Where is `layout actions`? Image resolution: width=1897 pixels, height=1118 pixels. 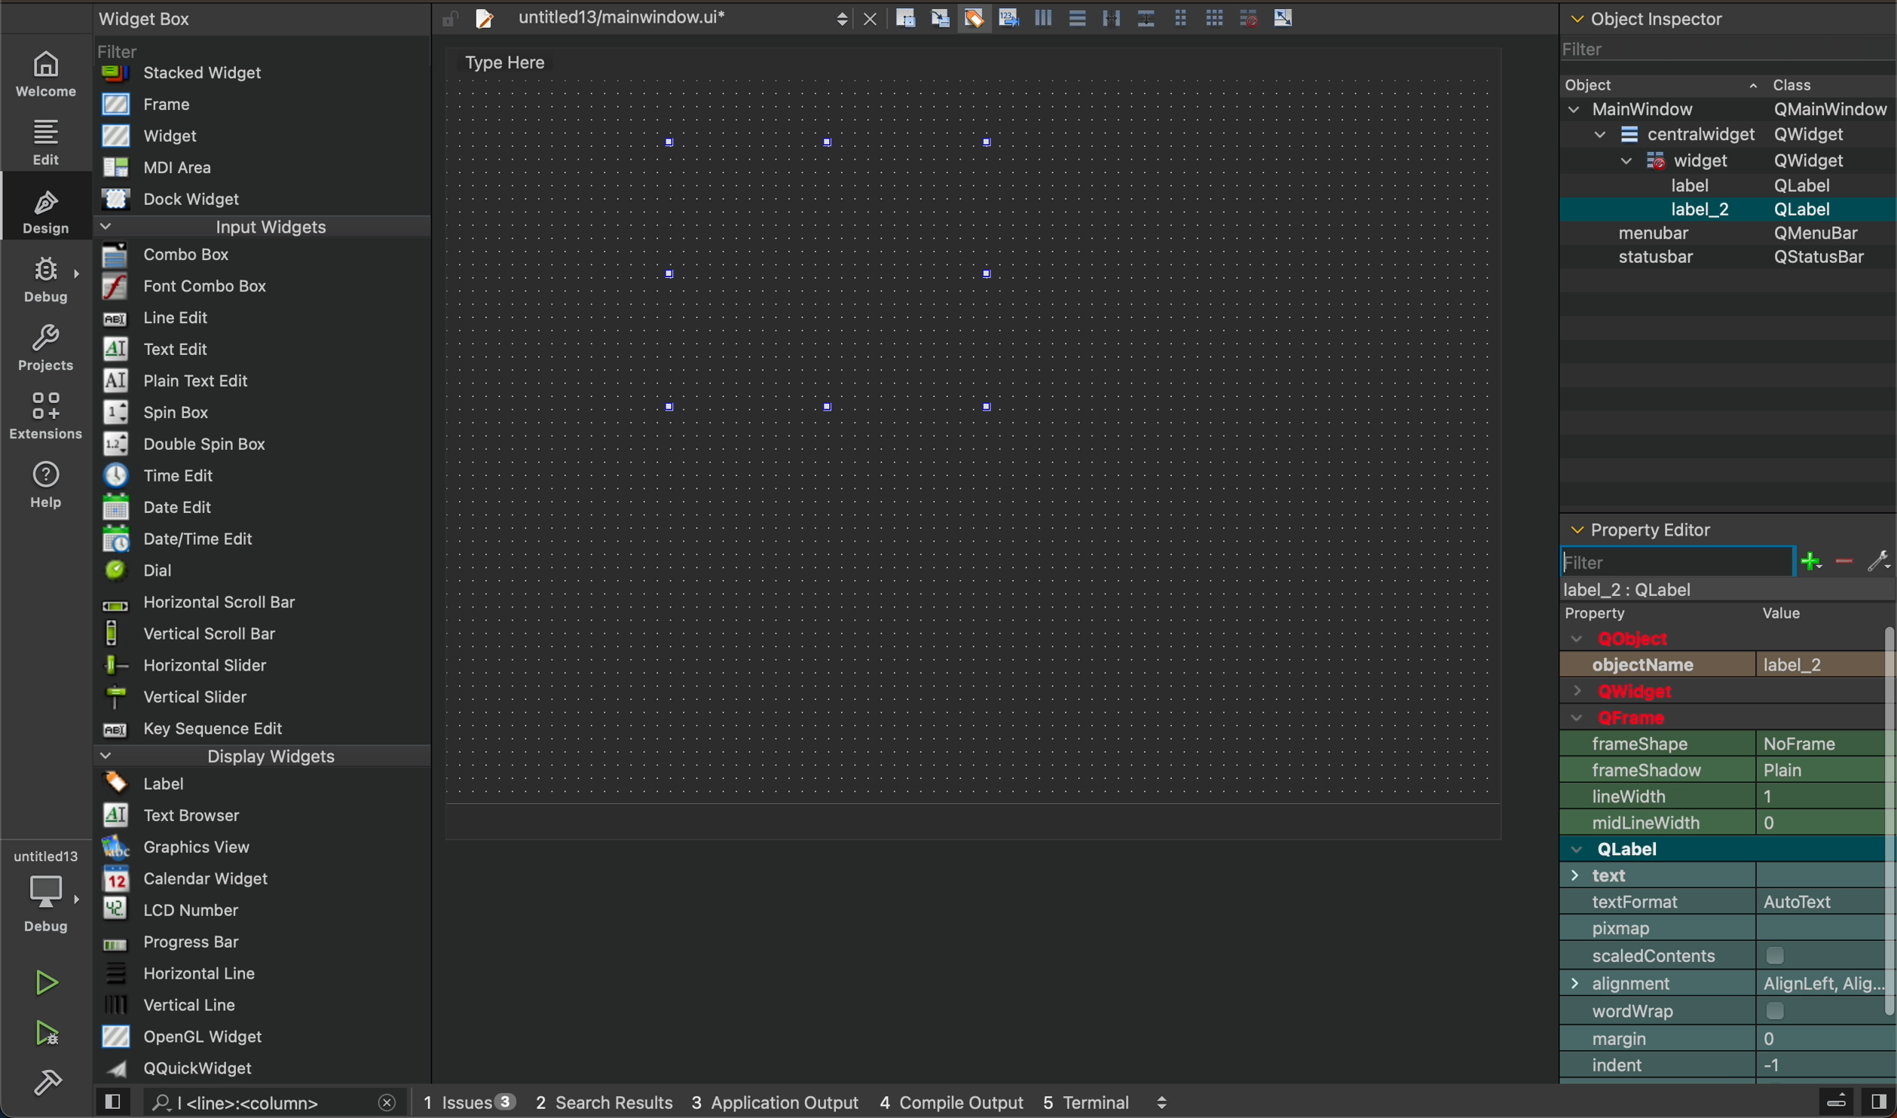 layout actions is located at coordinates (1102, 21).